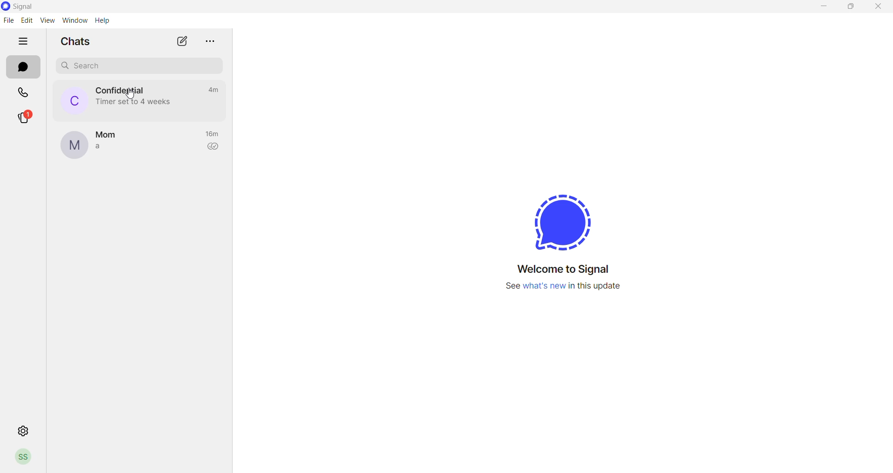  Describe the element at coordinates (24, 44) in the screenshot. I see `hide tabs` at that location.